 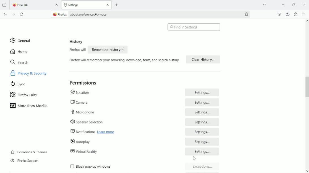 What do you see at coordinates (203, 102) in the screenshot?
I see `Settings...` at bounding box center [203, 102].